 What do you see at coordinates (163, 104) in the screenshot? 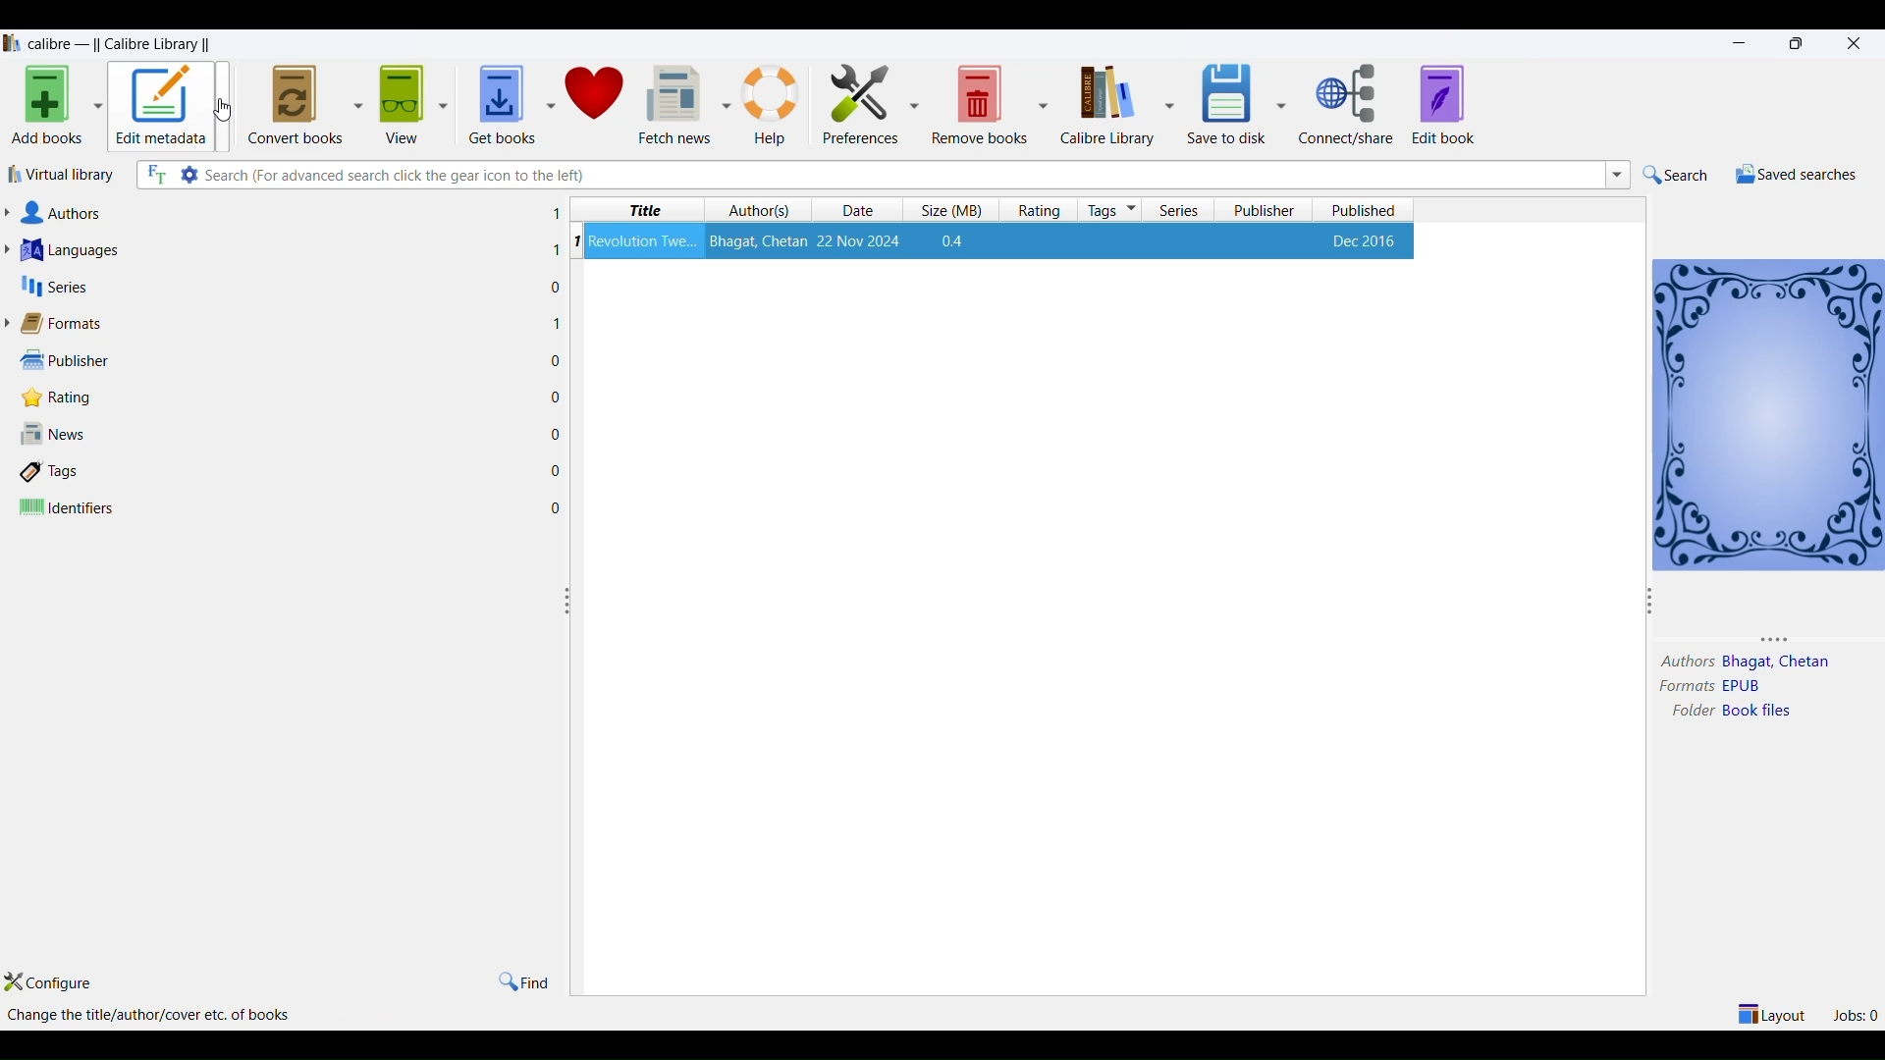
I see `edit metadata` at bounding box center [163, 104].